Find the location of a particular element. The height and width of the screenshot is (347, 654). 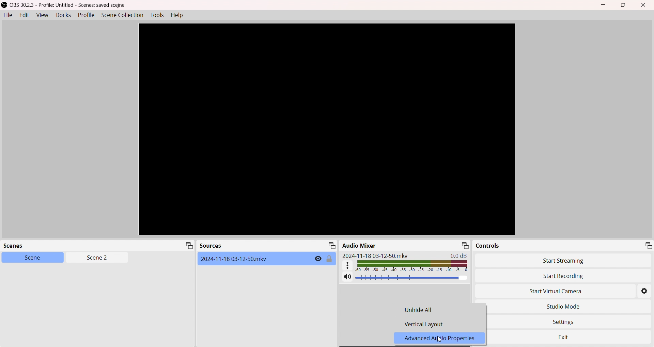

Settings is located at coordinates (645, 292).